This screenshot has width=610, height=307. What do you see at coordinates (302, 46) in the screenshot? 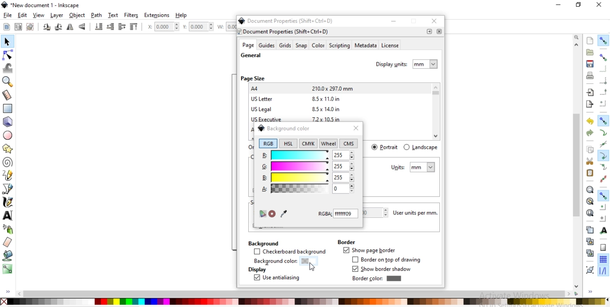
I see `snap` at bounding box center [302, 46].